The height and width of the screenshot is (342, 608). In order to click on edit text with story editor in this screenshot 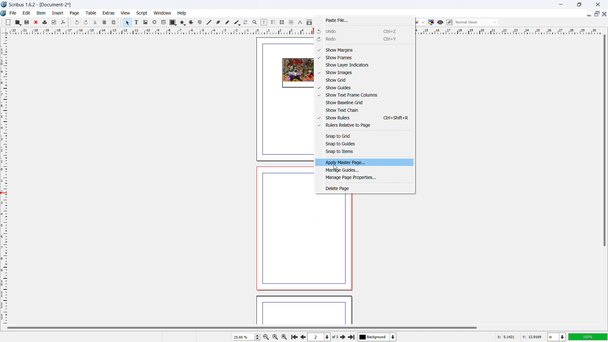, I will do `click(273, 22)`.